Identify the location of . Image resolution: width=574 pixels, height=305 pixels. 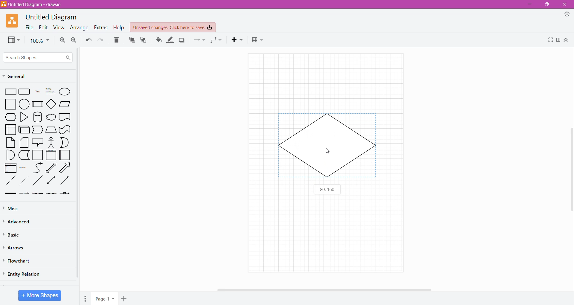
(105, 299).